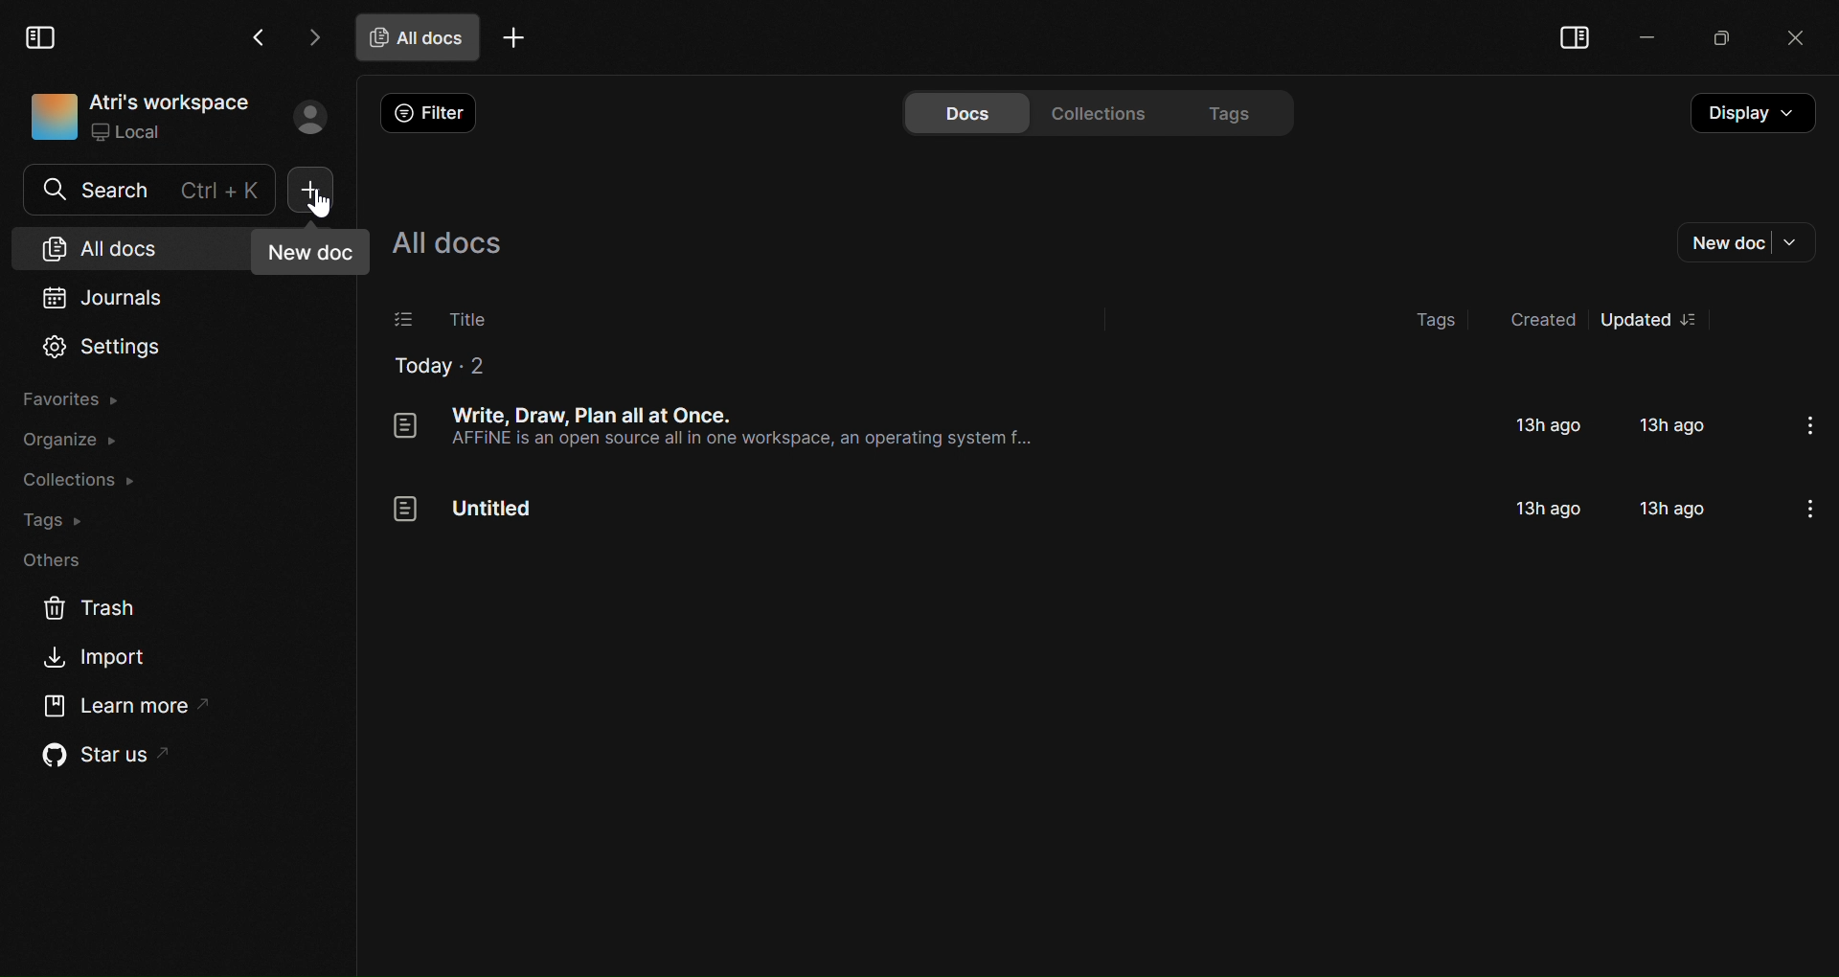 This screenshot has width=1839, height=977. Describe the element at coordinates (79, 482) in the screenshot. I see `Collections` at that location.